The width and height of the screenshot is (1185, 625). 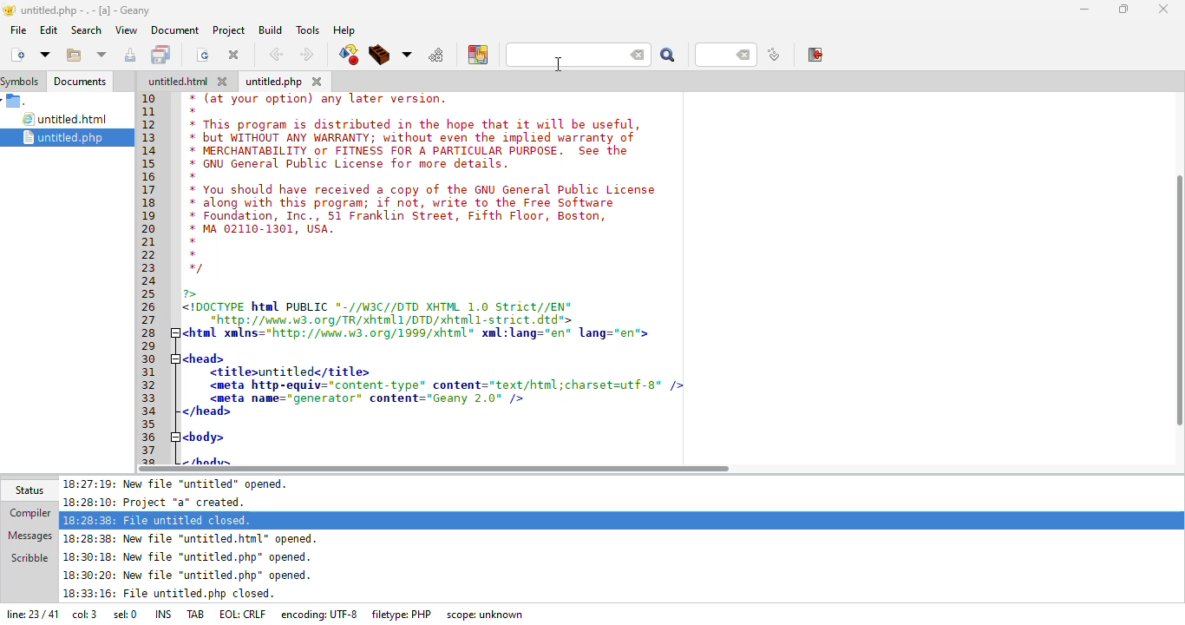 What do you see at coordinates (163, 502) in the screenshot?
I see `18:28:10: project "a" created.` at bounding box center [163, 502].